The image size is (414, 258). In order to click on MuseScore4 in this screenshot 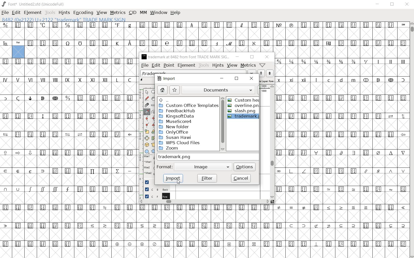, I will do `click(175, 121)`.